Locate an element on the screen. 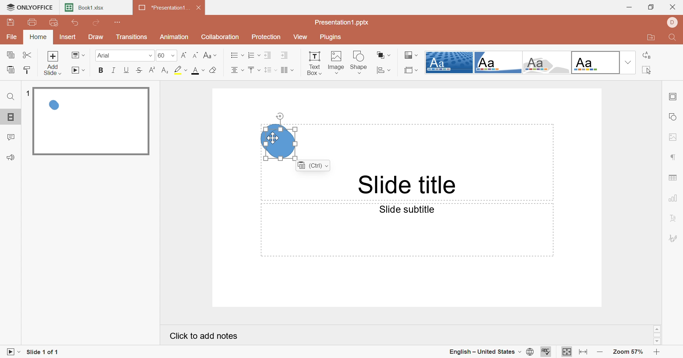 The height and width of the screenshot is (358, 683). Text box is located at coordinates (314, 63).